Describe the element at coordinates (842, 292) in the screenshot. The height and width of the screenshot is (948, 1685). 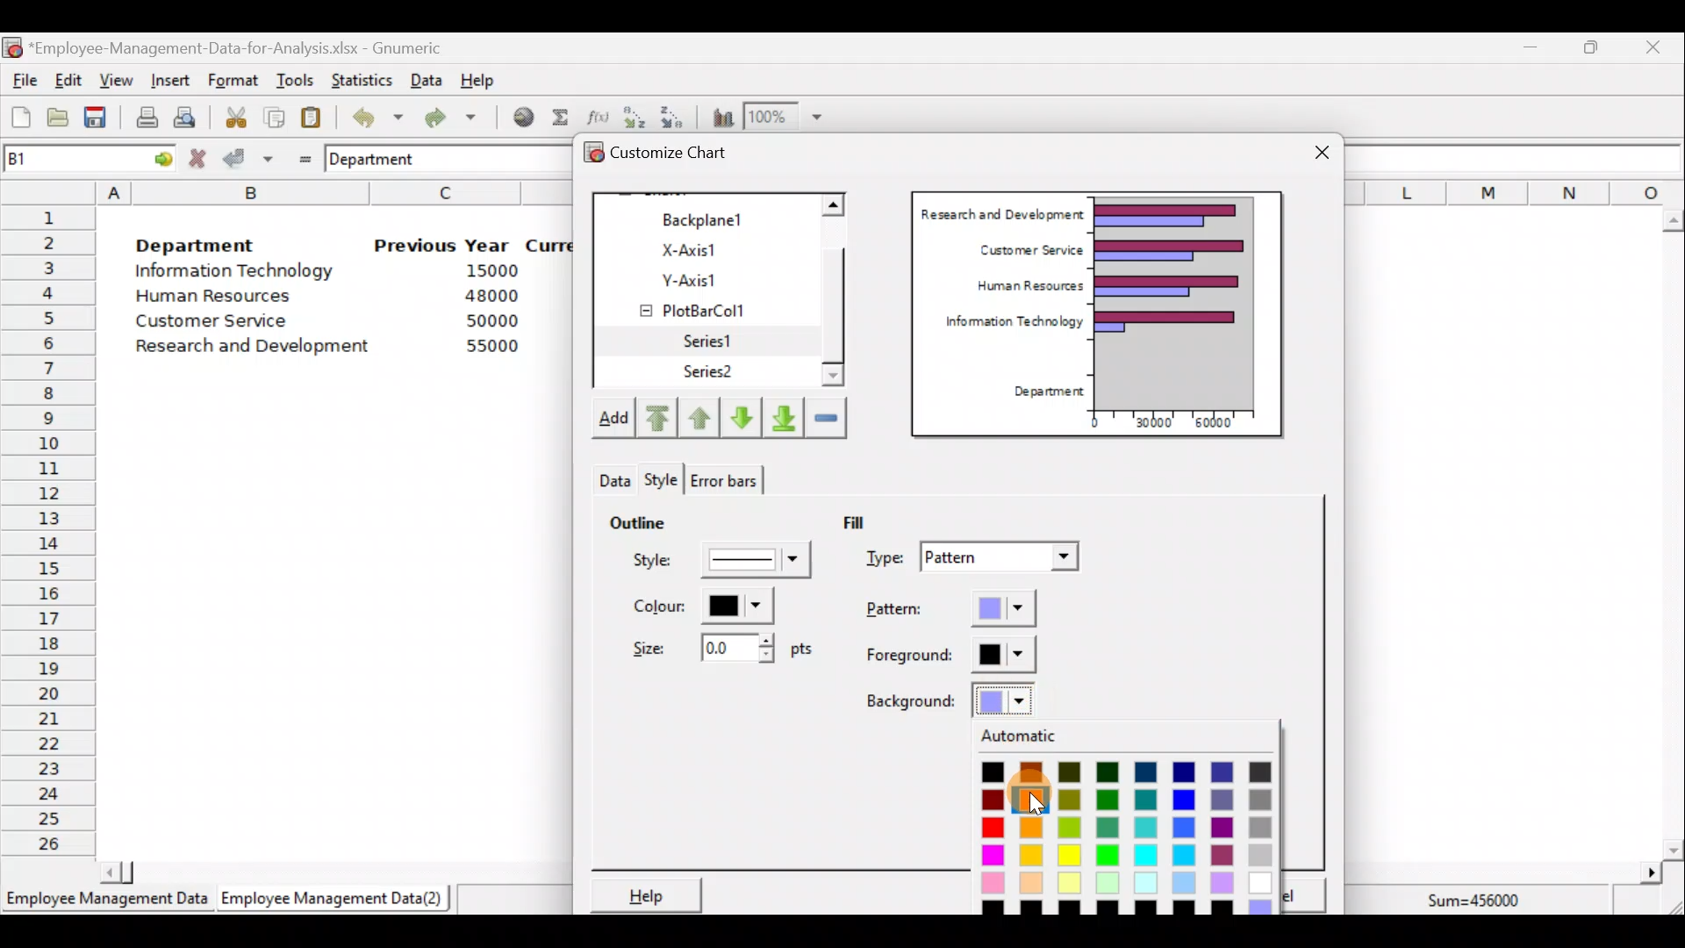
I see `Scroll bar` at that location.